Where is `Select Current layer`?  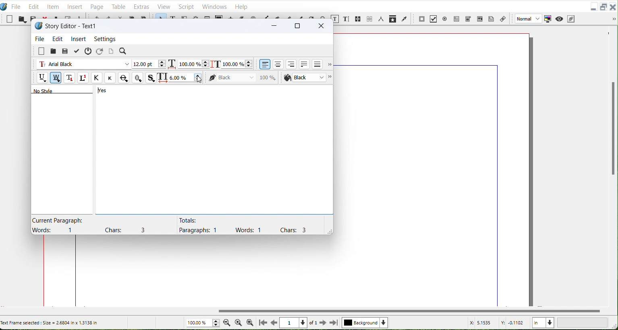
Select Current layer is located at coordinates (366, 323).